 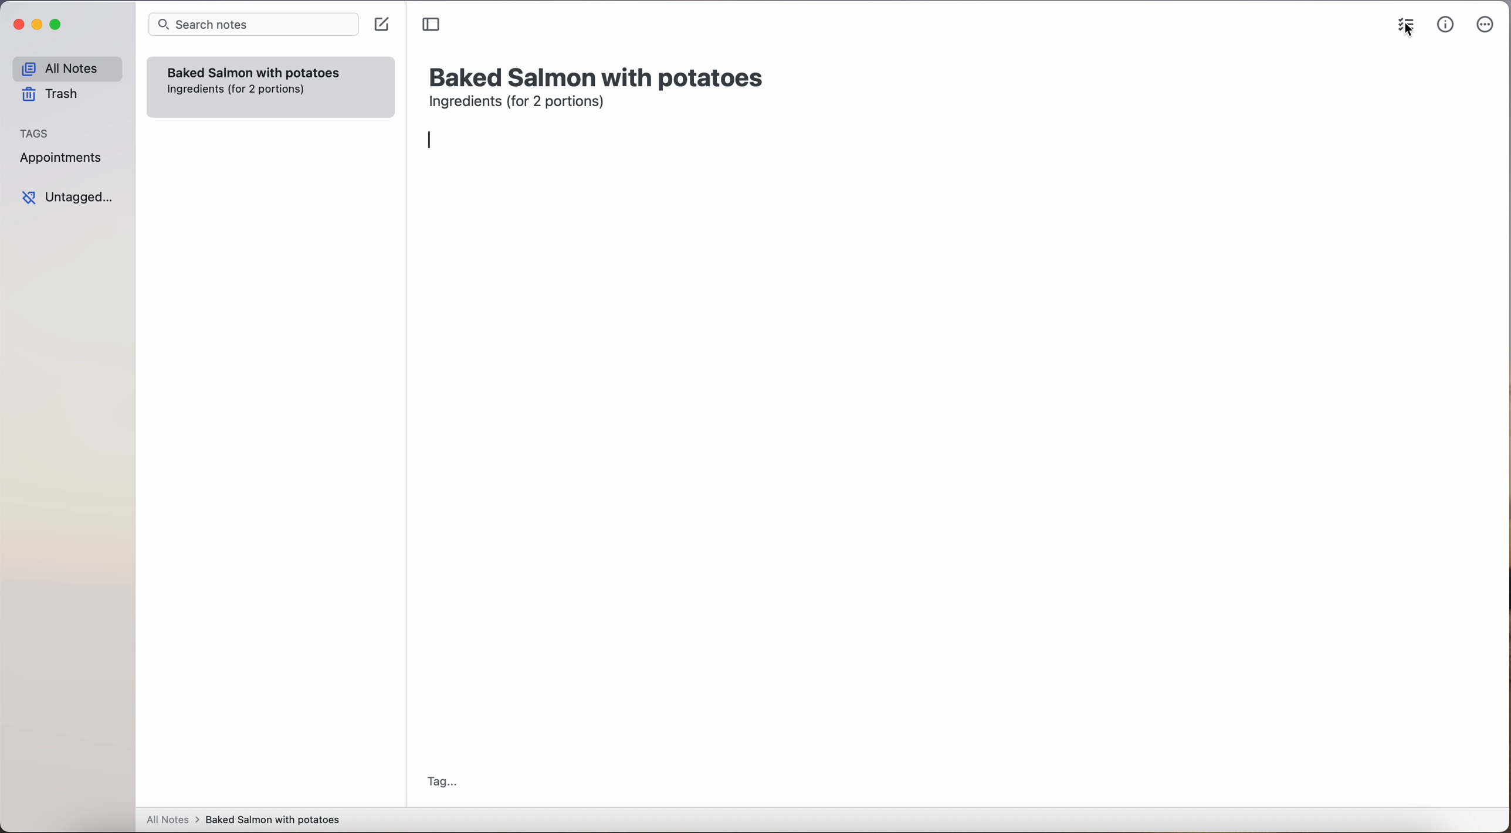 I want to click on Baked Salmon with potatoes, so click(x=254, y=70).